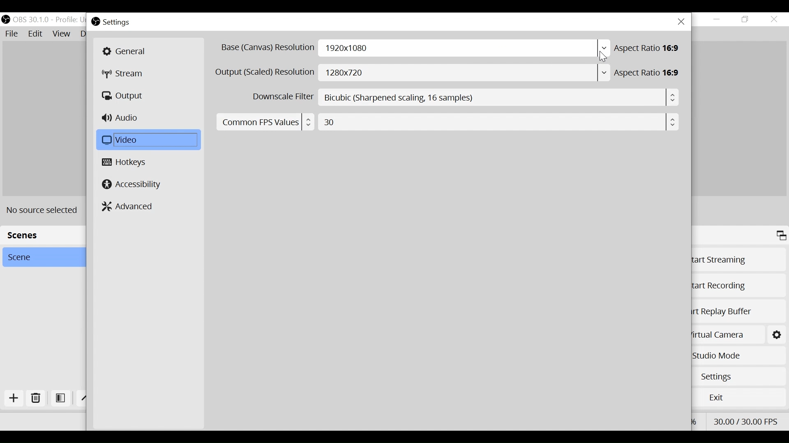  I want to click on OBS Studio Desktop Icon, so click(5, 18).